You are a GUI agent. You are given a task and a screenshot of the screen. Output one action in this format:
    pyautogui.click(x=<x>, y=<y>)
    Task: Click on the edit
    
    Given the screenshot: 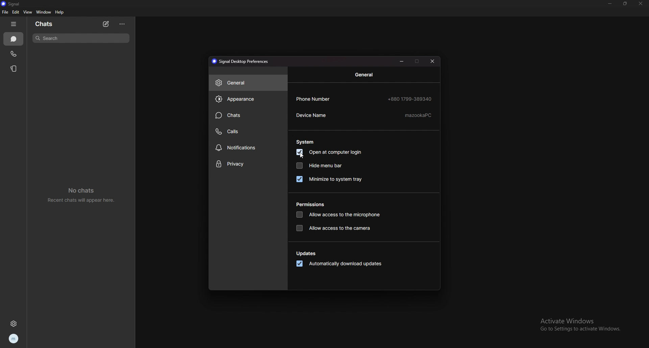 What is the action you would take?
    pyautogui.click(x=16, y=12)
    